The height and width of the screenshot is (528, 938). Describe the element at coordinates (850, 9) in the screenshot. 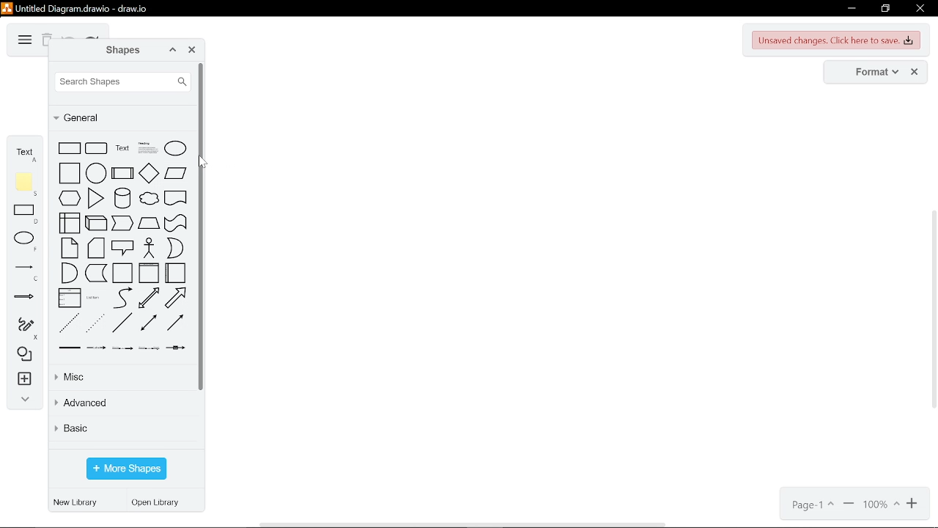

I see `minimize` at that location.